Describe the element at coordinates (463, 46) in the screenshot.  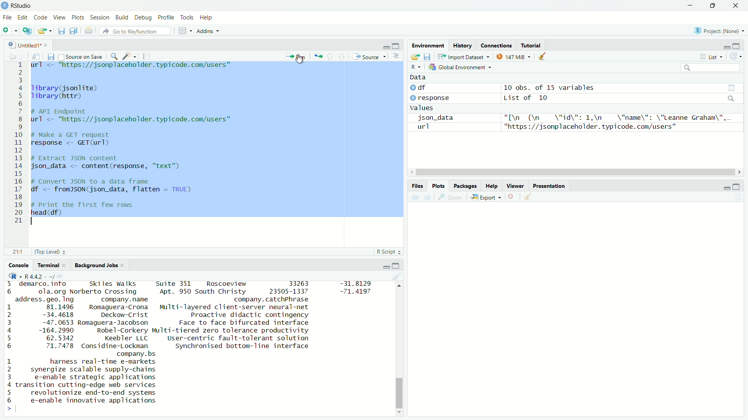
I see `History` at that location.